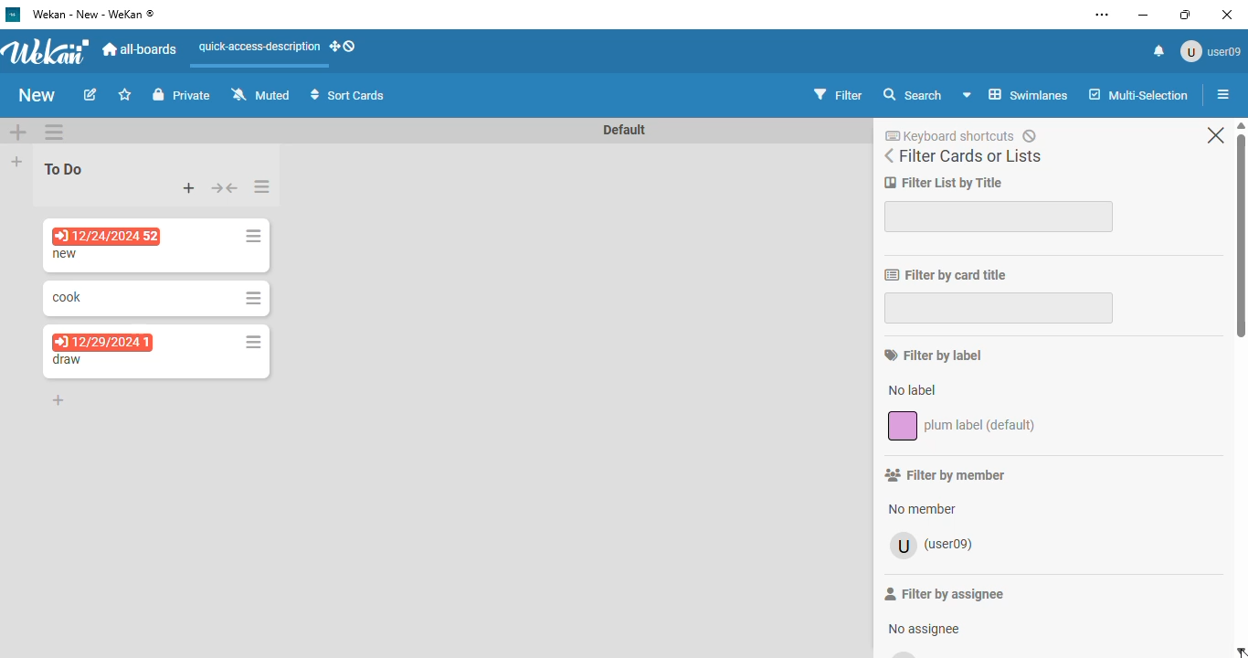 The height and width of the screenshot is (658, 1248). Describe the element at coordinates (65, 168) in the screenshot. I see `To Do` at that location.